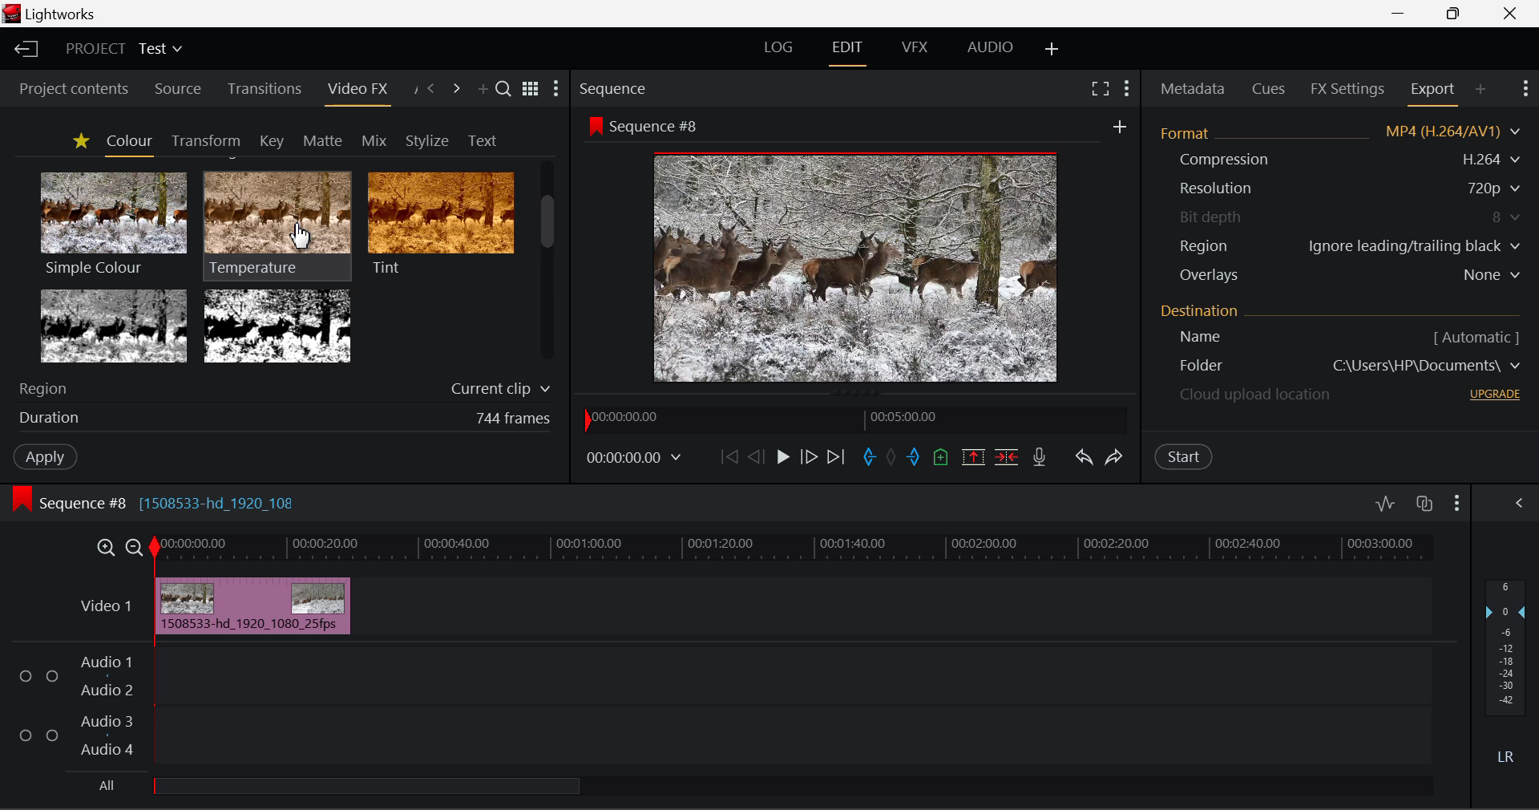 This screenshot has height=810, width=1539. What do you see at coordinates (513, 419) in the screenshot?
I see `744 frames` at bounding box center [513, 419].